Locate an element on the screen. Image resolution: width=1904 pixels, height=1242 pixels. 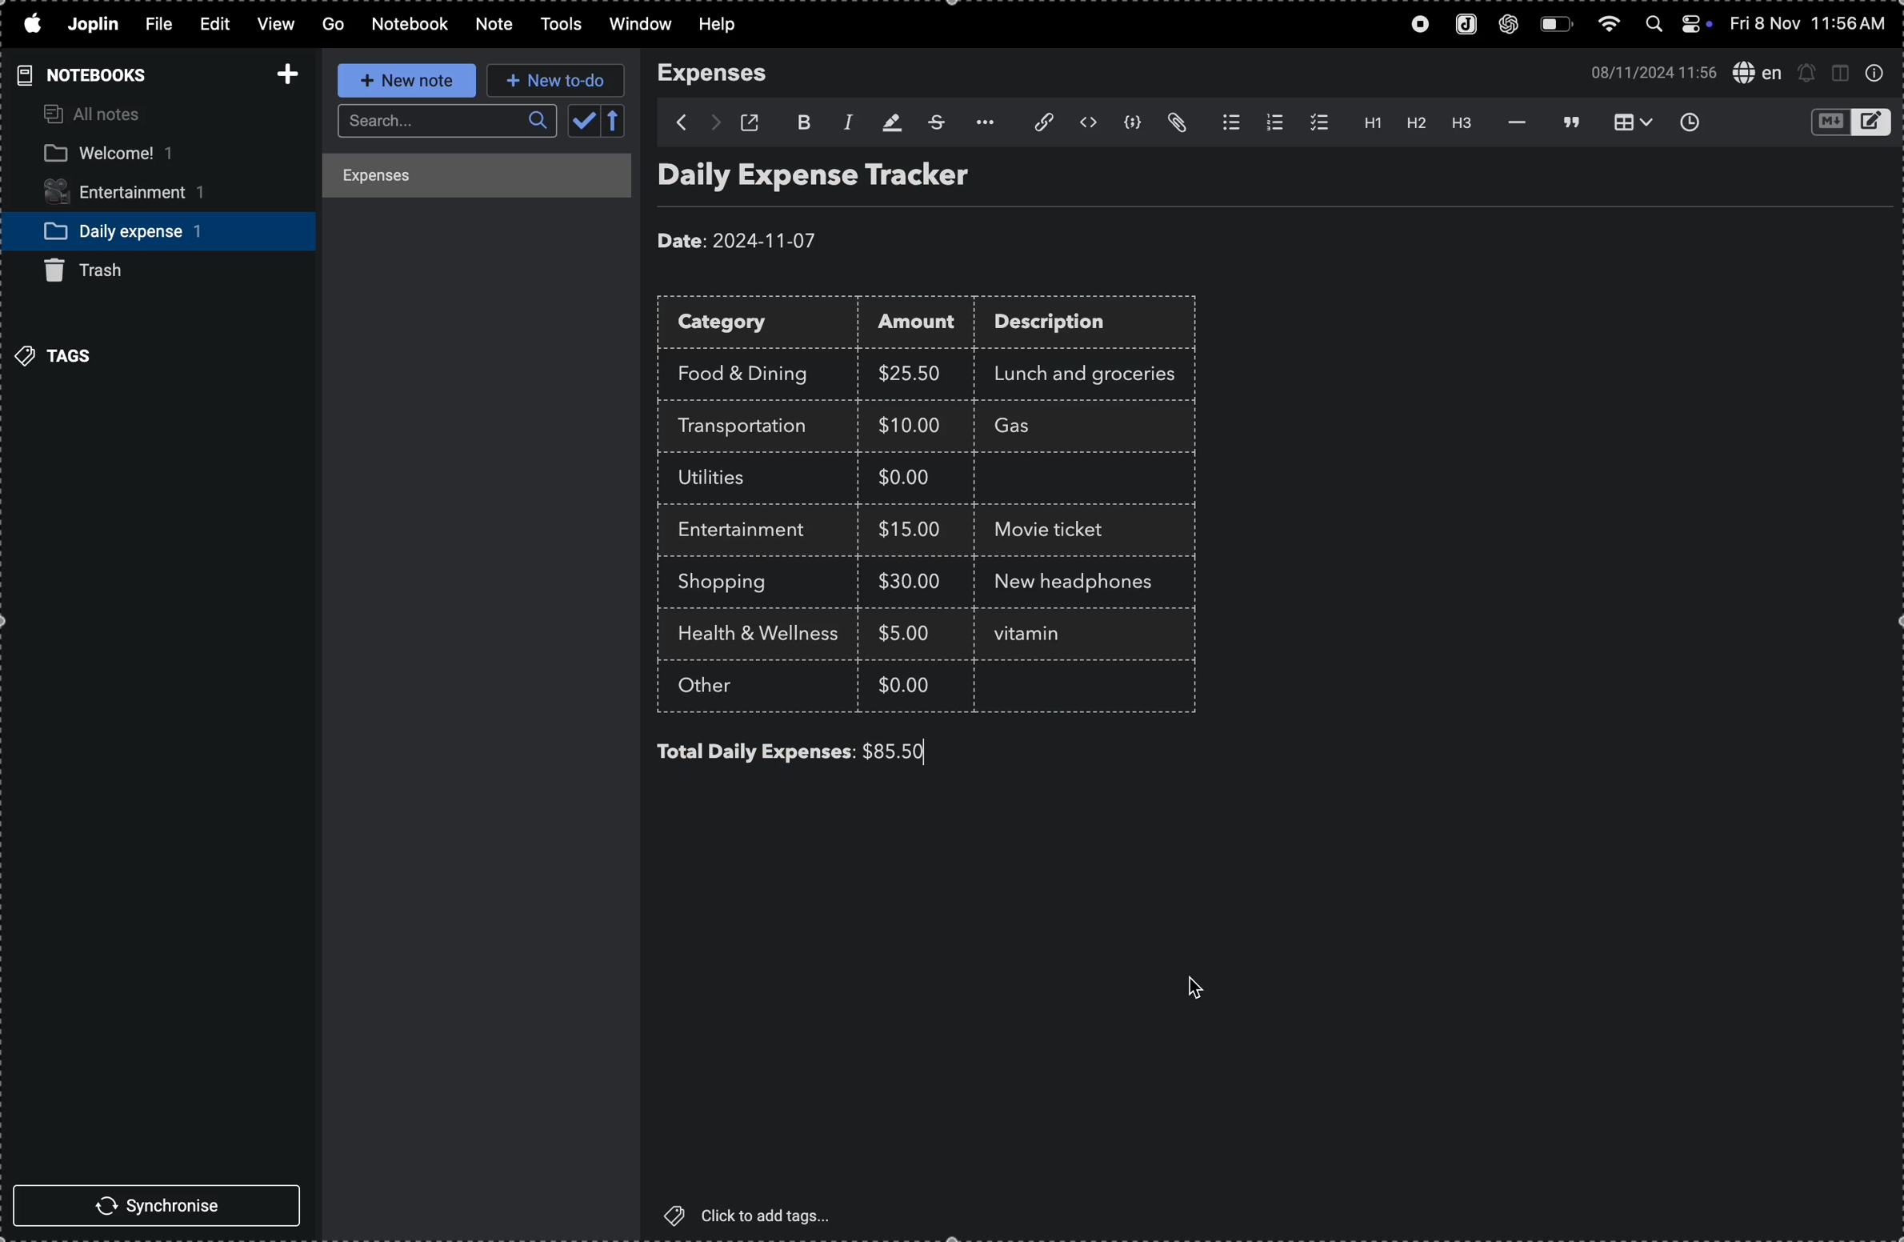
synchronise is located at coordinates (163, 1208).